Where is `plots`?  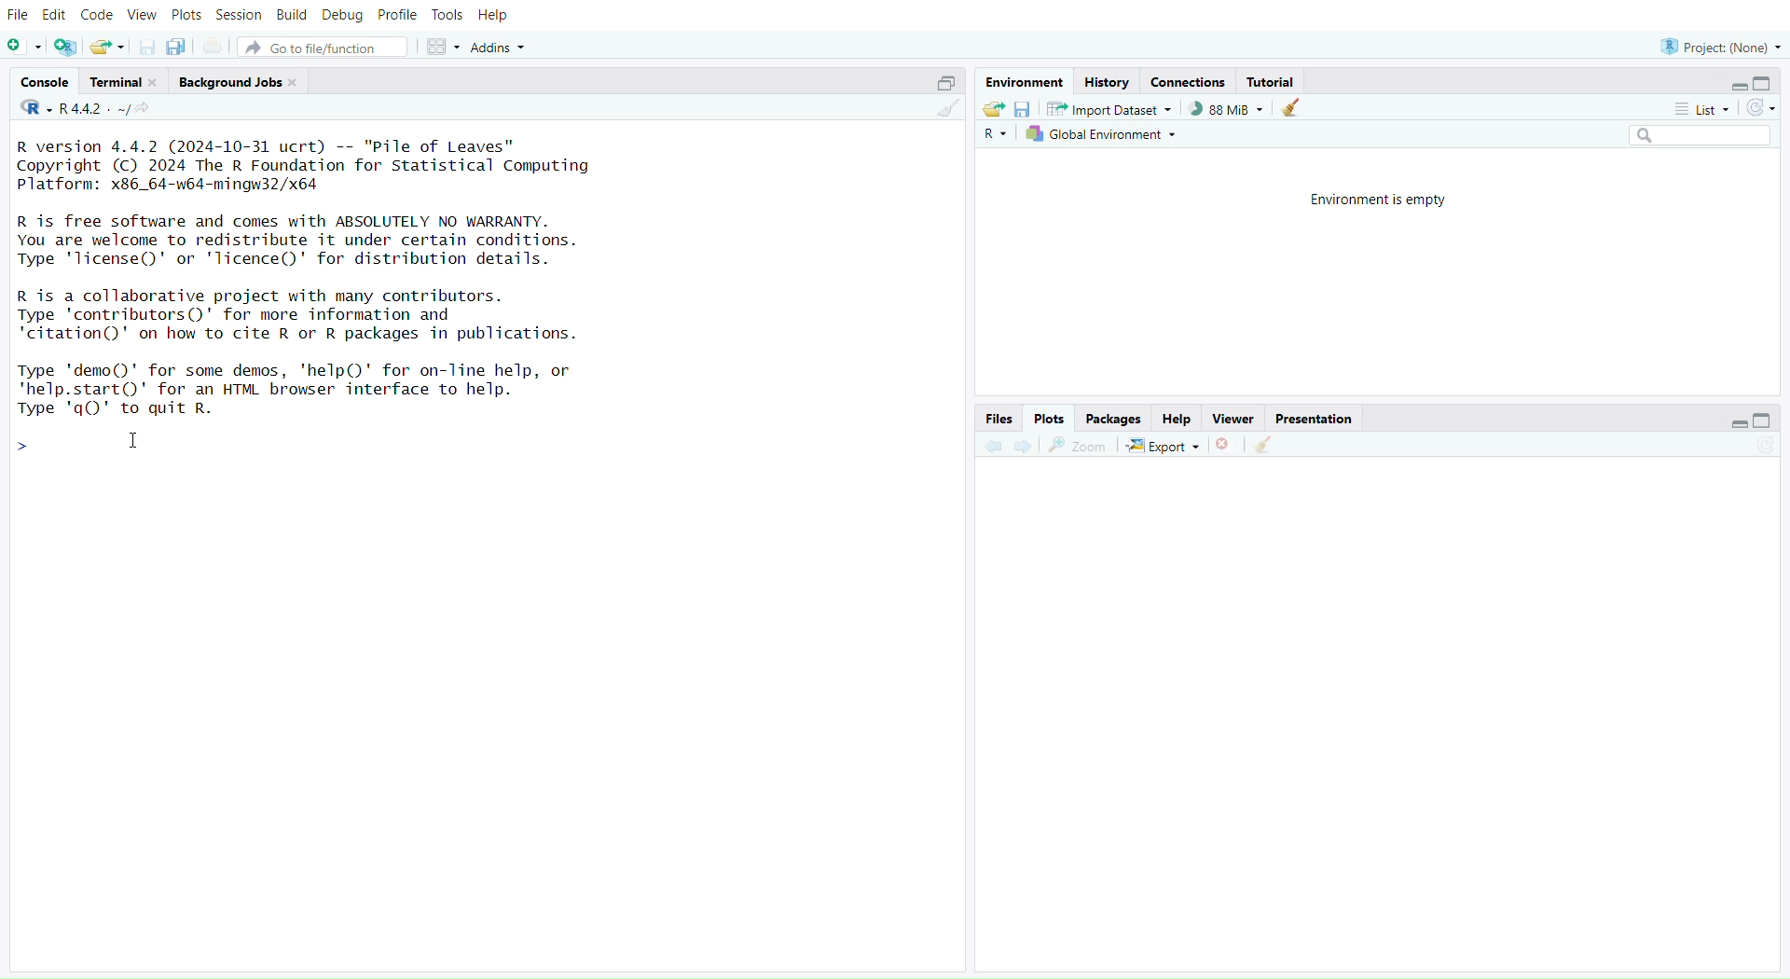
plots is located at coordinates (186, 15).